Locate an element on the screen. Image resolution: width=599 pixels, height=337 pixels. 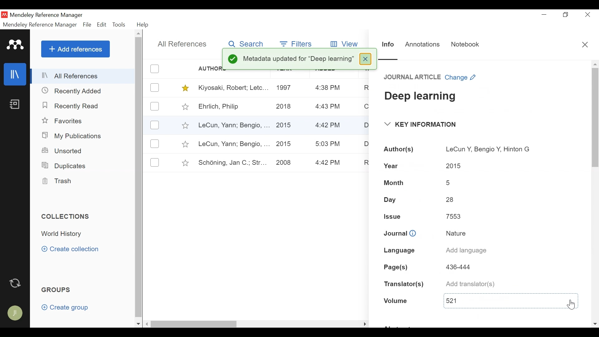
Translator(s) is located at coordinates (404, 284).